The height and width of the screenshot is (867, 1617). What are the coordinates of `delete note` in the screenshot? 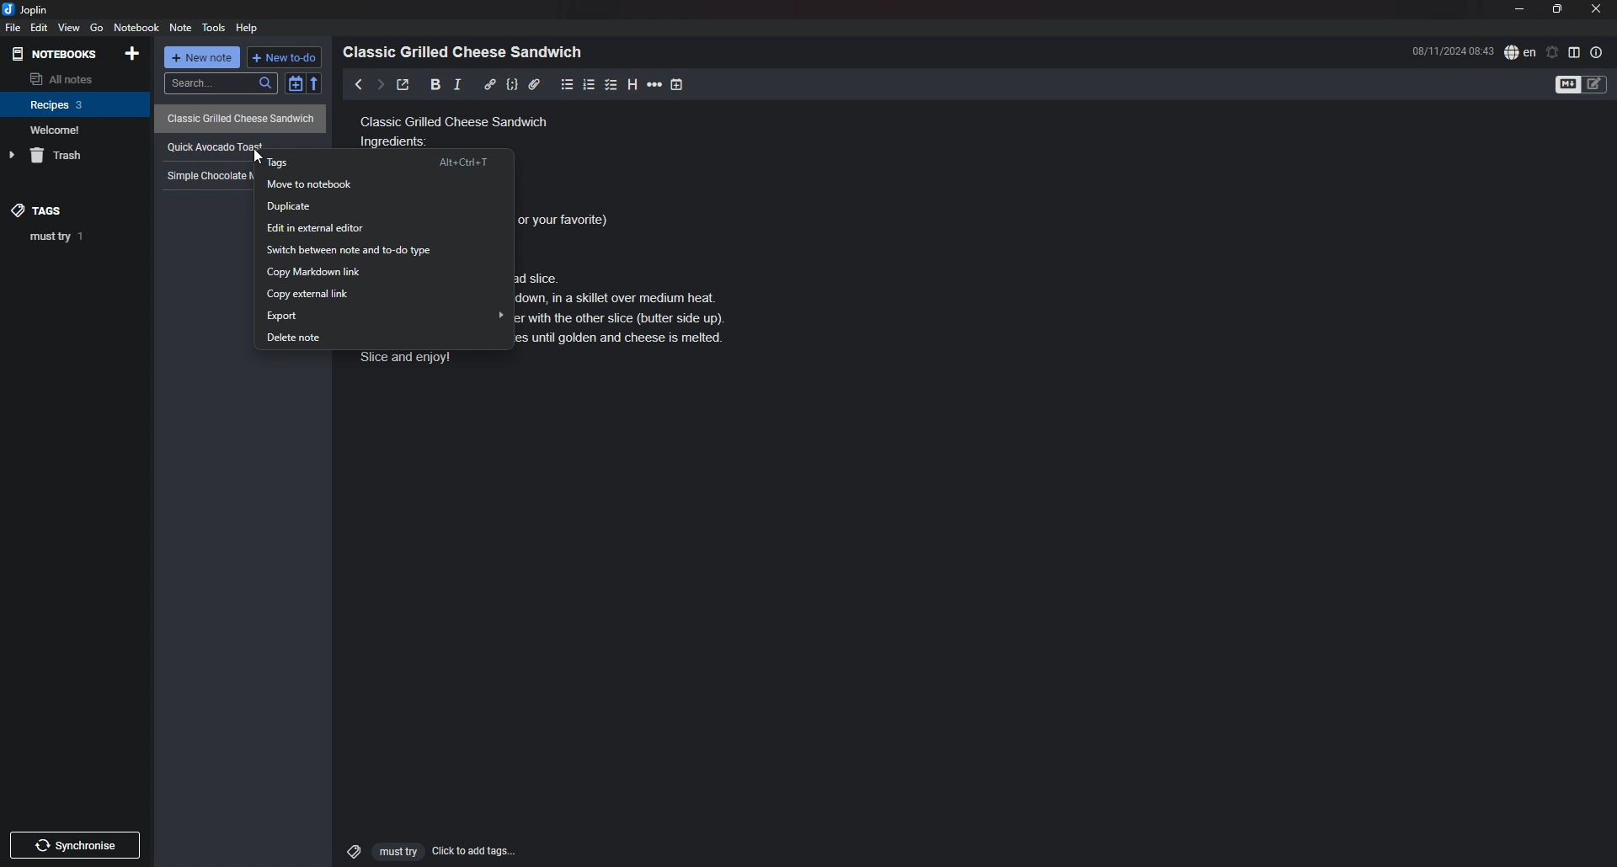 It's located at (384, 339).